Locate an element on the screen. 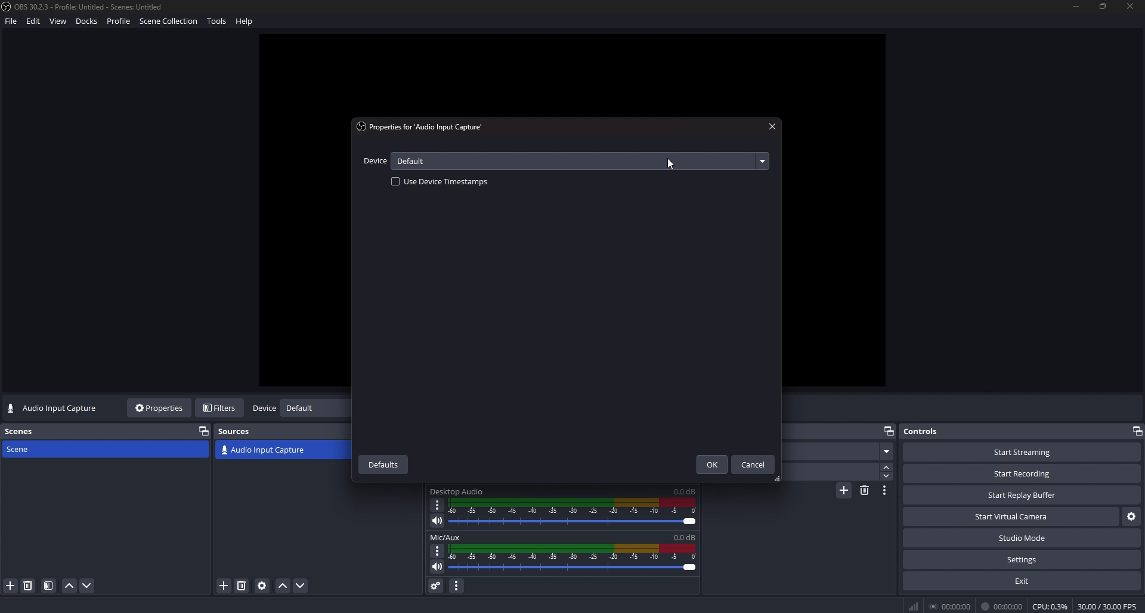  audio mixer menu is located at coordinates (457, 585).